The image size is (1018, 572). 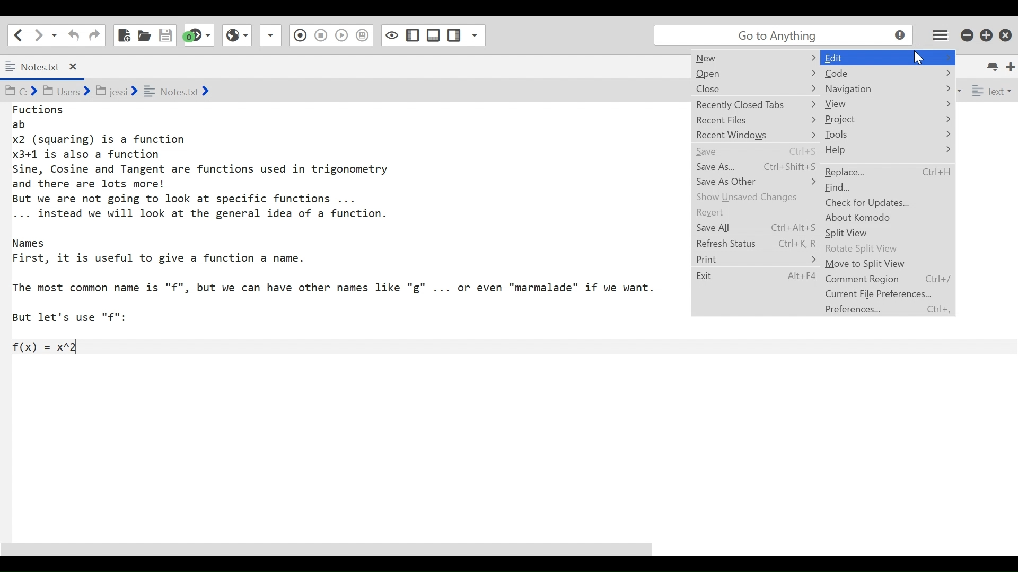 I want to click on Notes.txt, so click(x=50, y=67).